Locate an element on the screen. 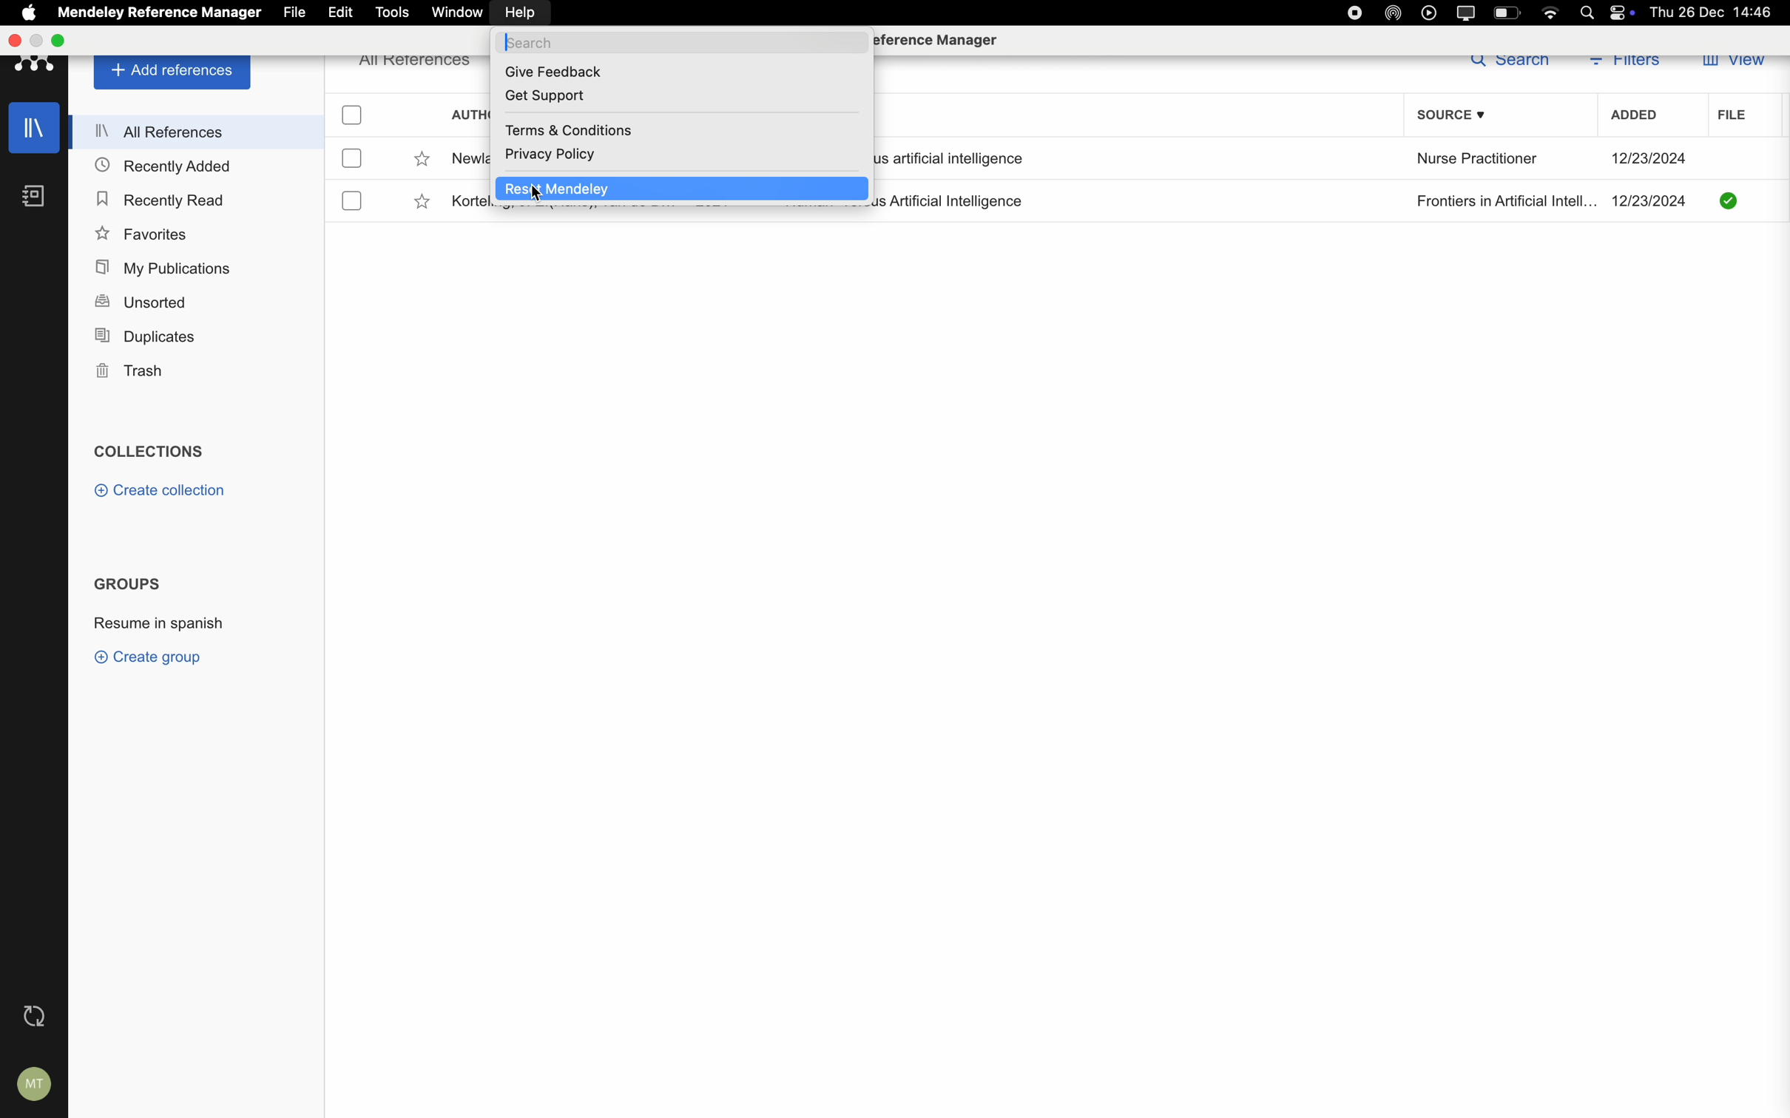 The height and width of the screenshot is (1118, 1790). search bar is located at coordinates (632, 43).